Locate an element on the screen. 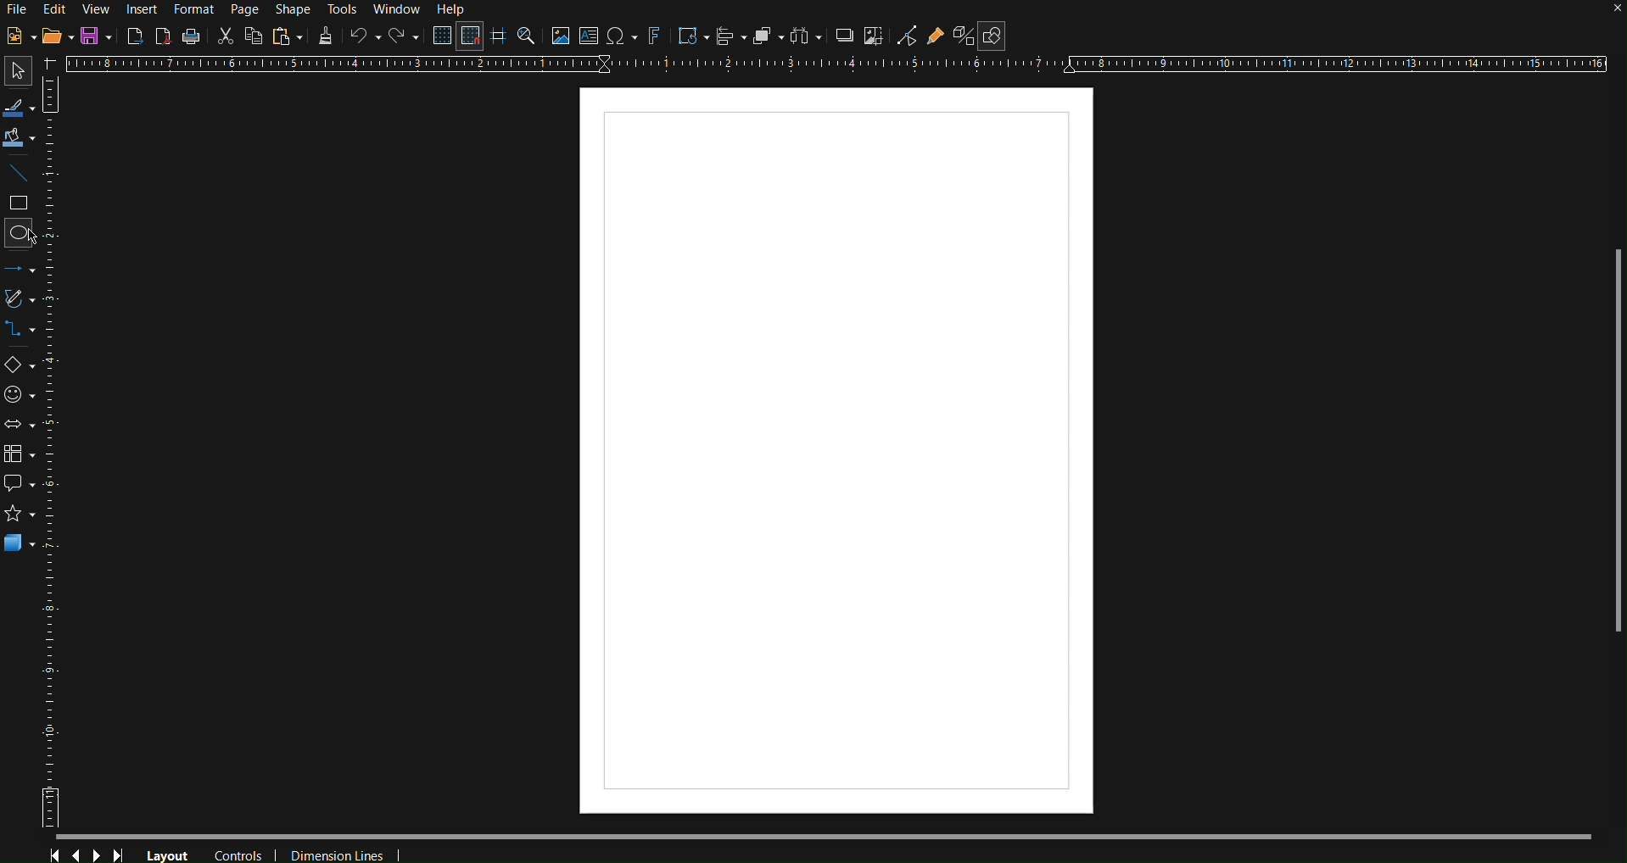 The image size is (1627, 863). Horizontal Ruler is located at coordinates (836, 64).